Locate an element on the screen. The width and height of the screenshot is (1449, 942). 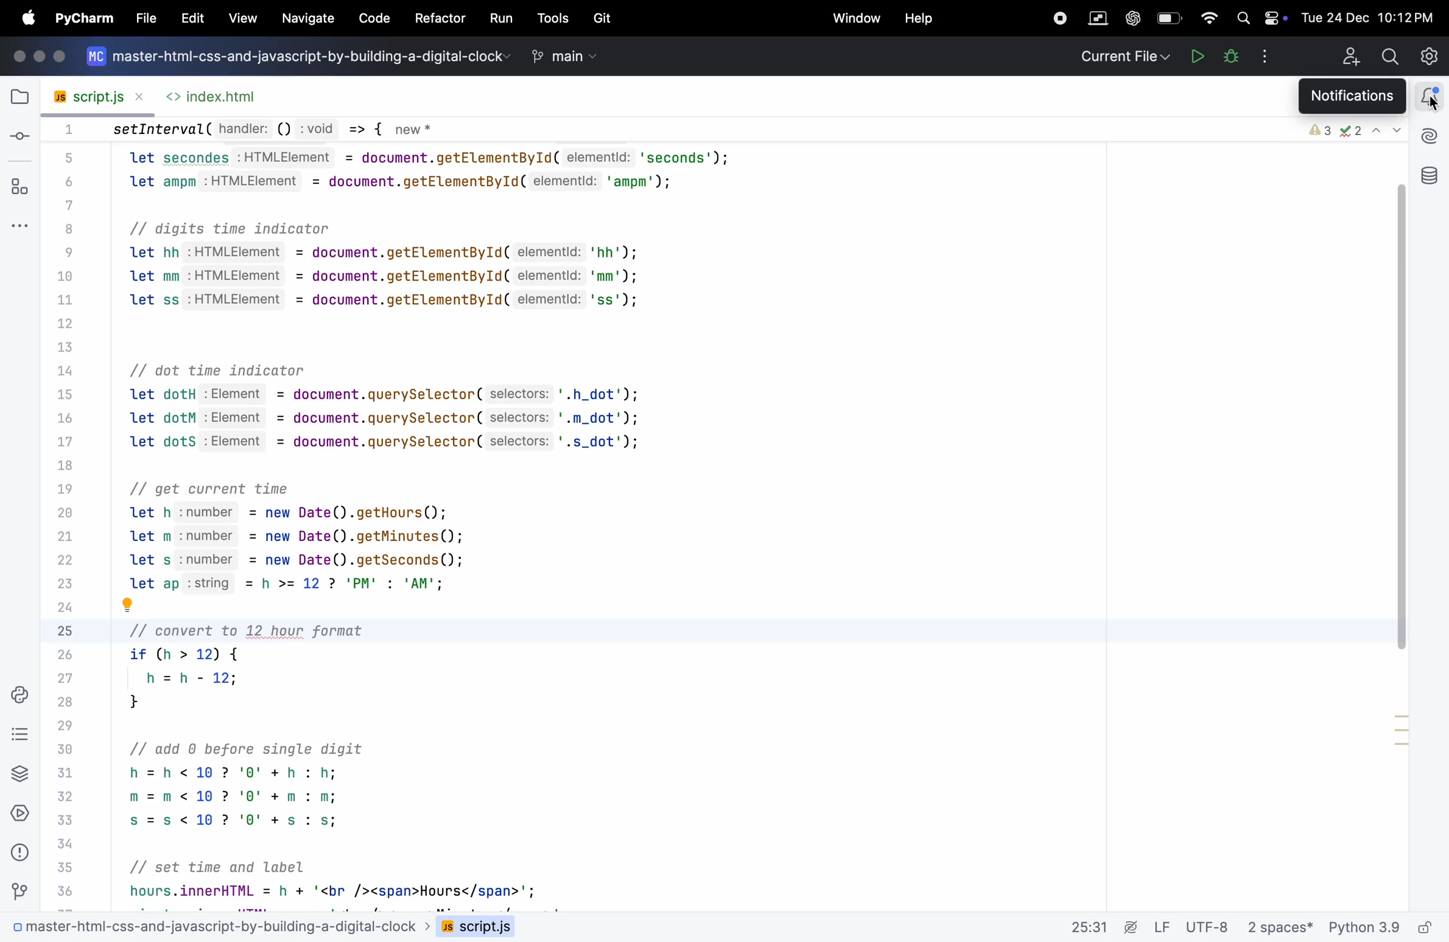
python console is located at coordinates (18, 696).